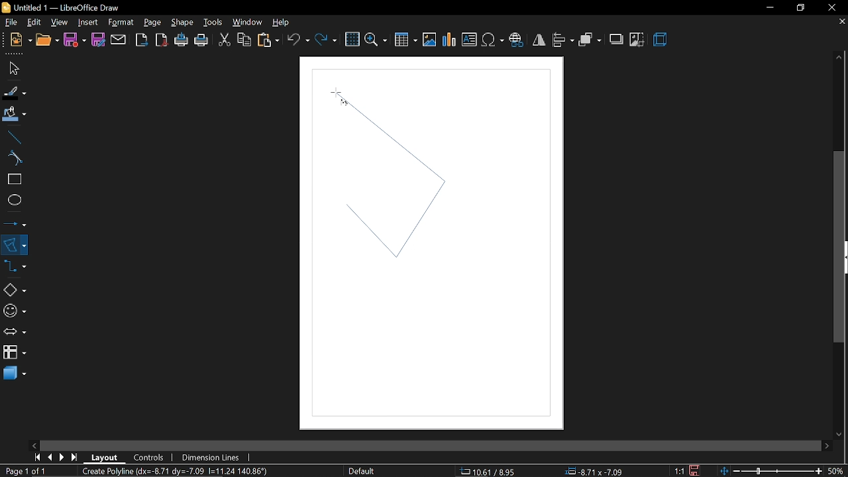 The image size is (848, 477). What do you see at coordinates (14, 311) in the screenshot?
I see `symbol shapes` at bounding box center [14, 311].